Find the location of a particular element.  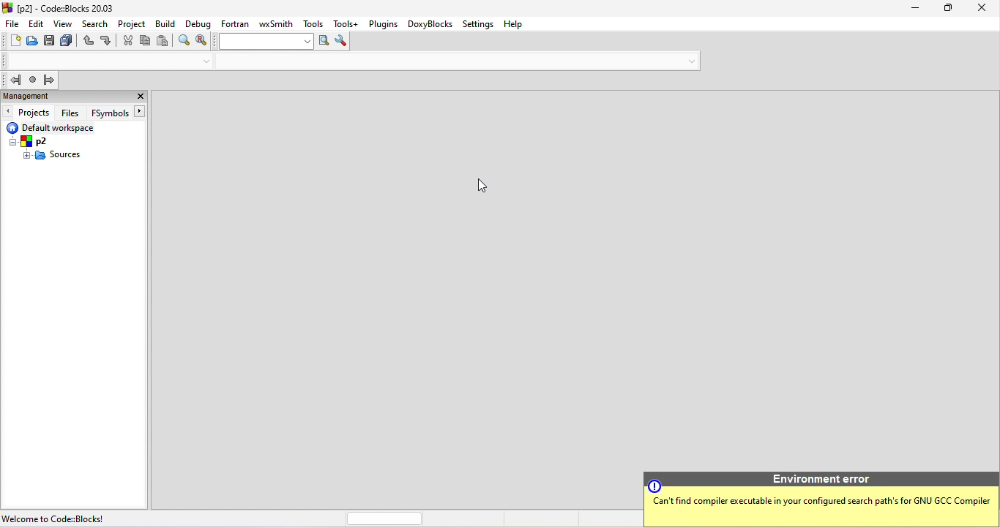

show option window is located at coordinates (342, 42).